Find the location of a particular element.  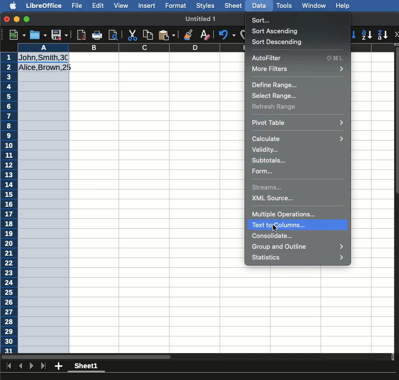

Form is located at coordinates (263, 171).